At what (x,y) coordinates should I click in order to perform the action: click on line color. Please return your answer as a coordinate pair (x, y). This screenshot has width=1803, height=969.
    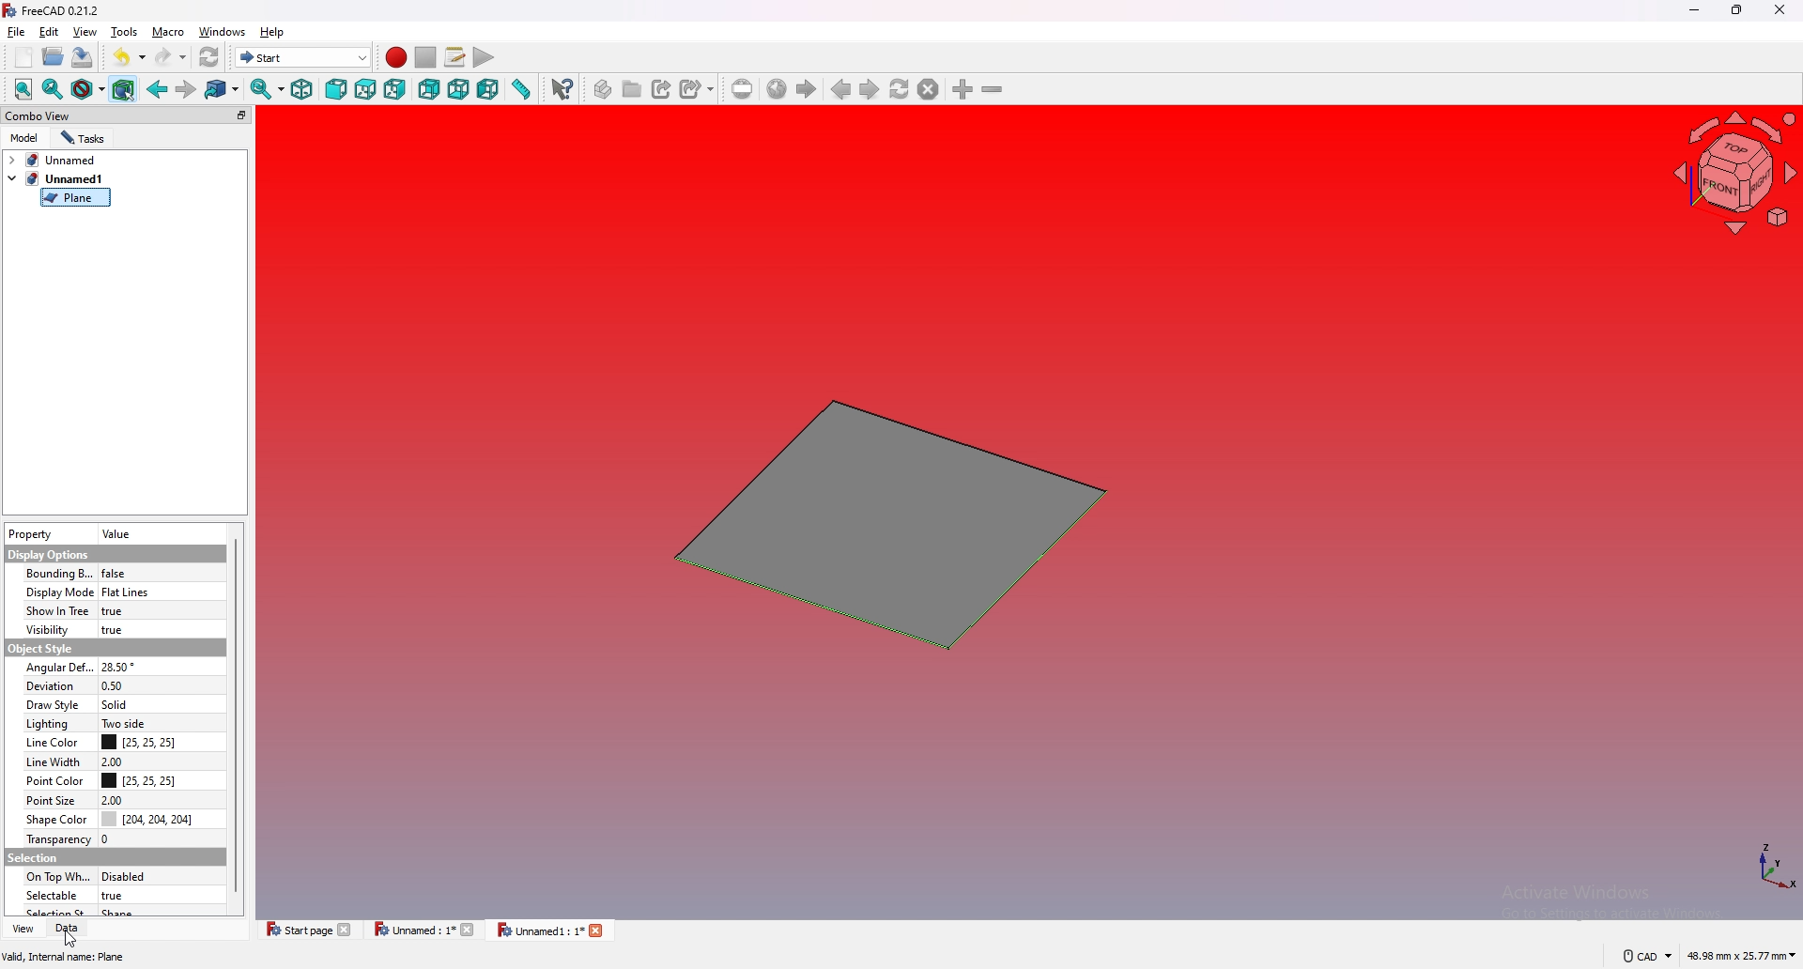
    Looking at the image, I should click on (48, 744).